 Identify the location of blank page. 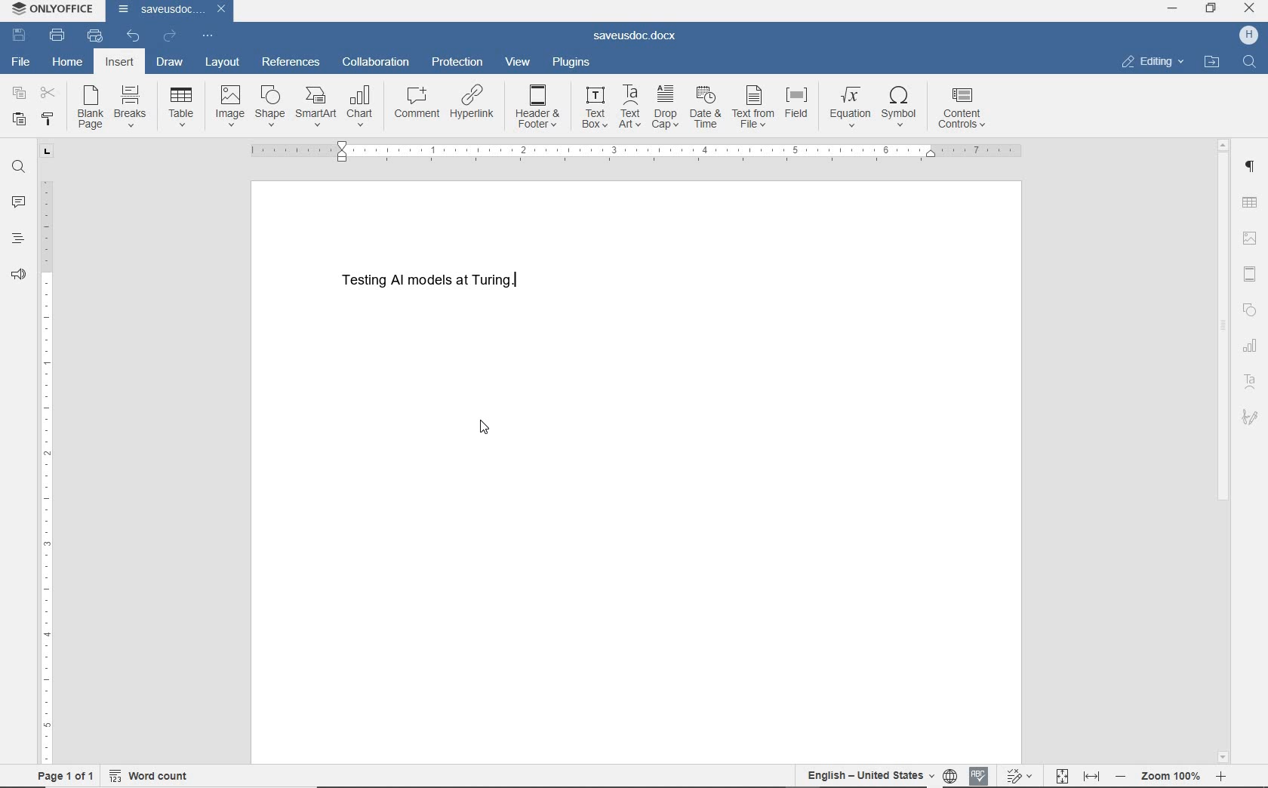
(91, 107).